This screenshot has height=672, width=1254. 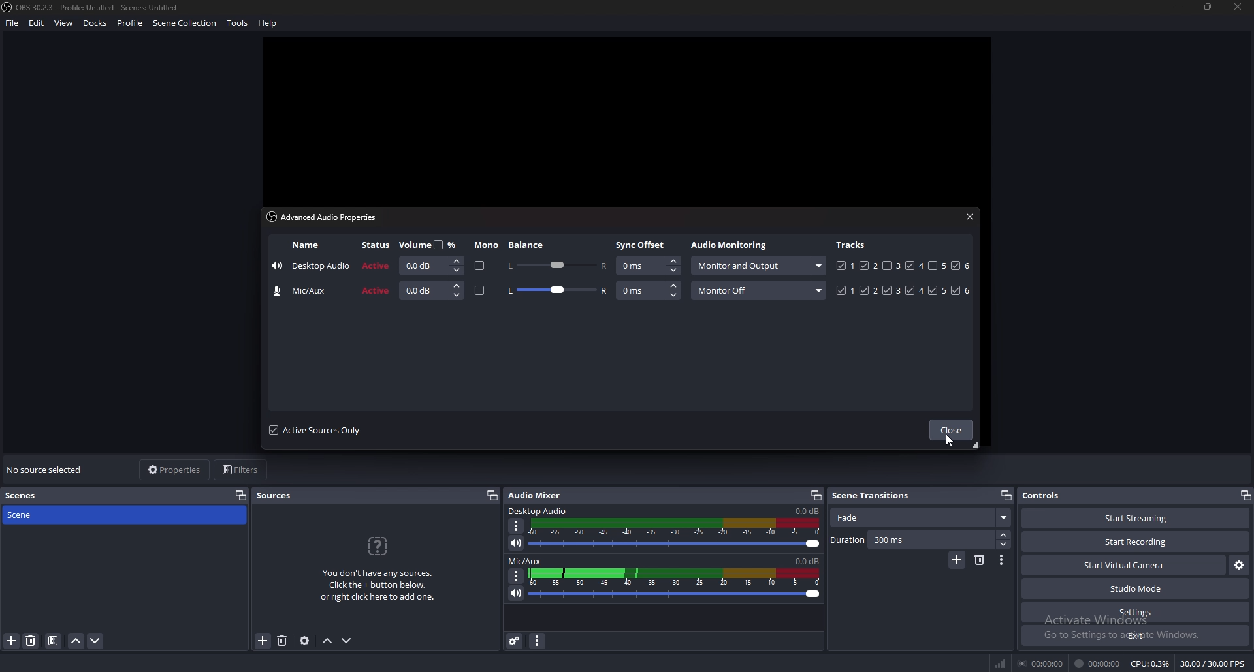 What do you see at coordinates (174, 470) in the screenshot?
I see `properties` at bounding box center [174, 470].